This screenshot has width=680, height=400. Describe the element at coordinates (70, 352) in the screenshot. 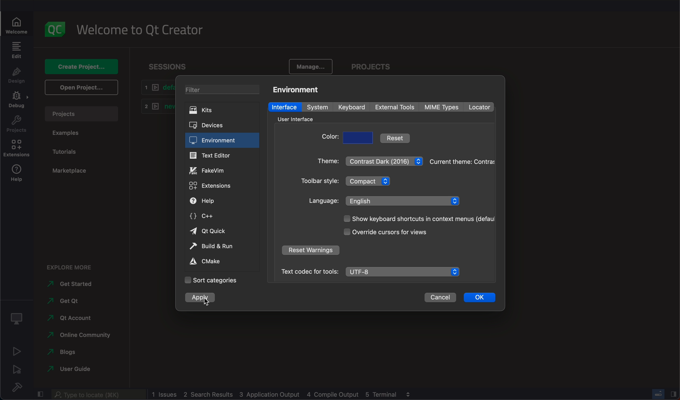

I see `blogs` at that location.